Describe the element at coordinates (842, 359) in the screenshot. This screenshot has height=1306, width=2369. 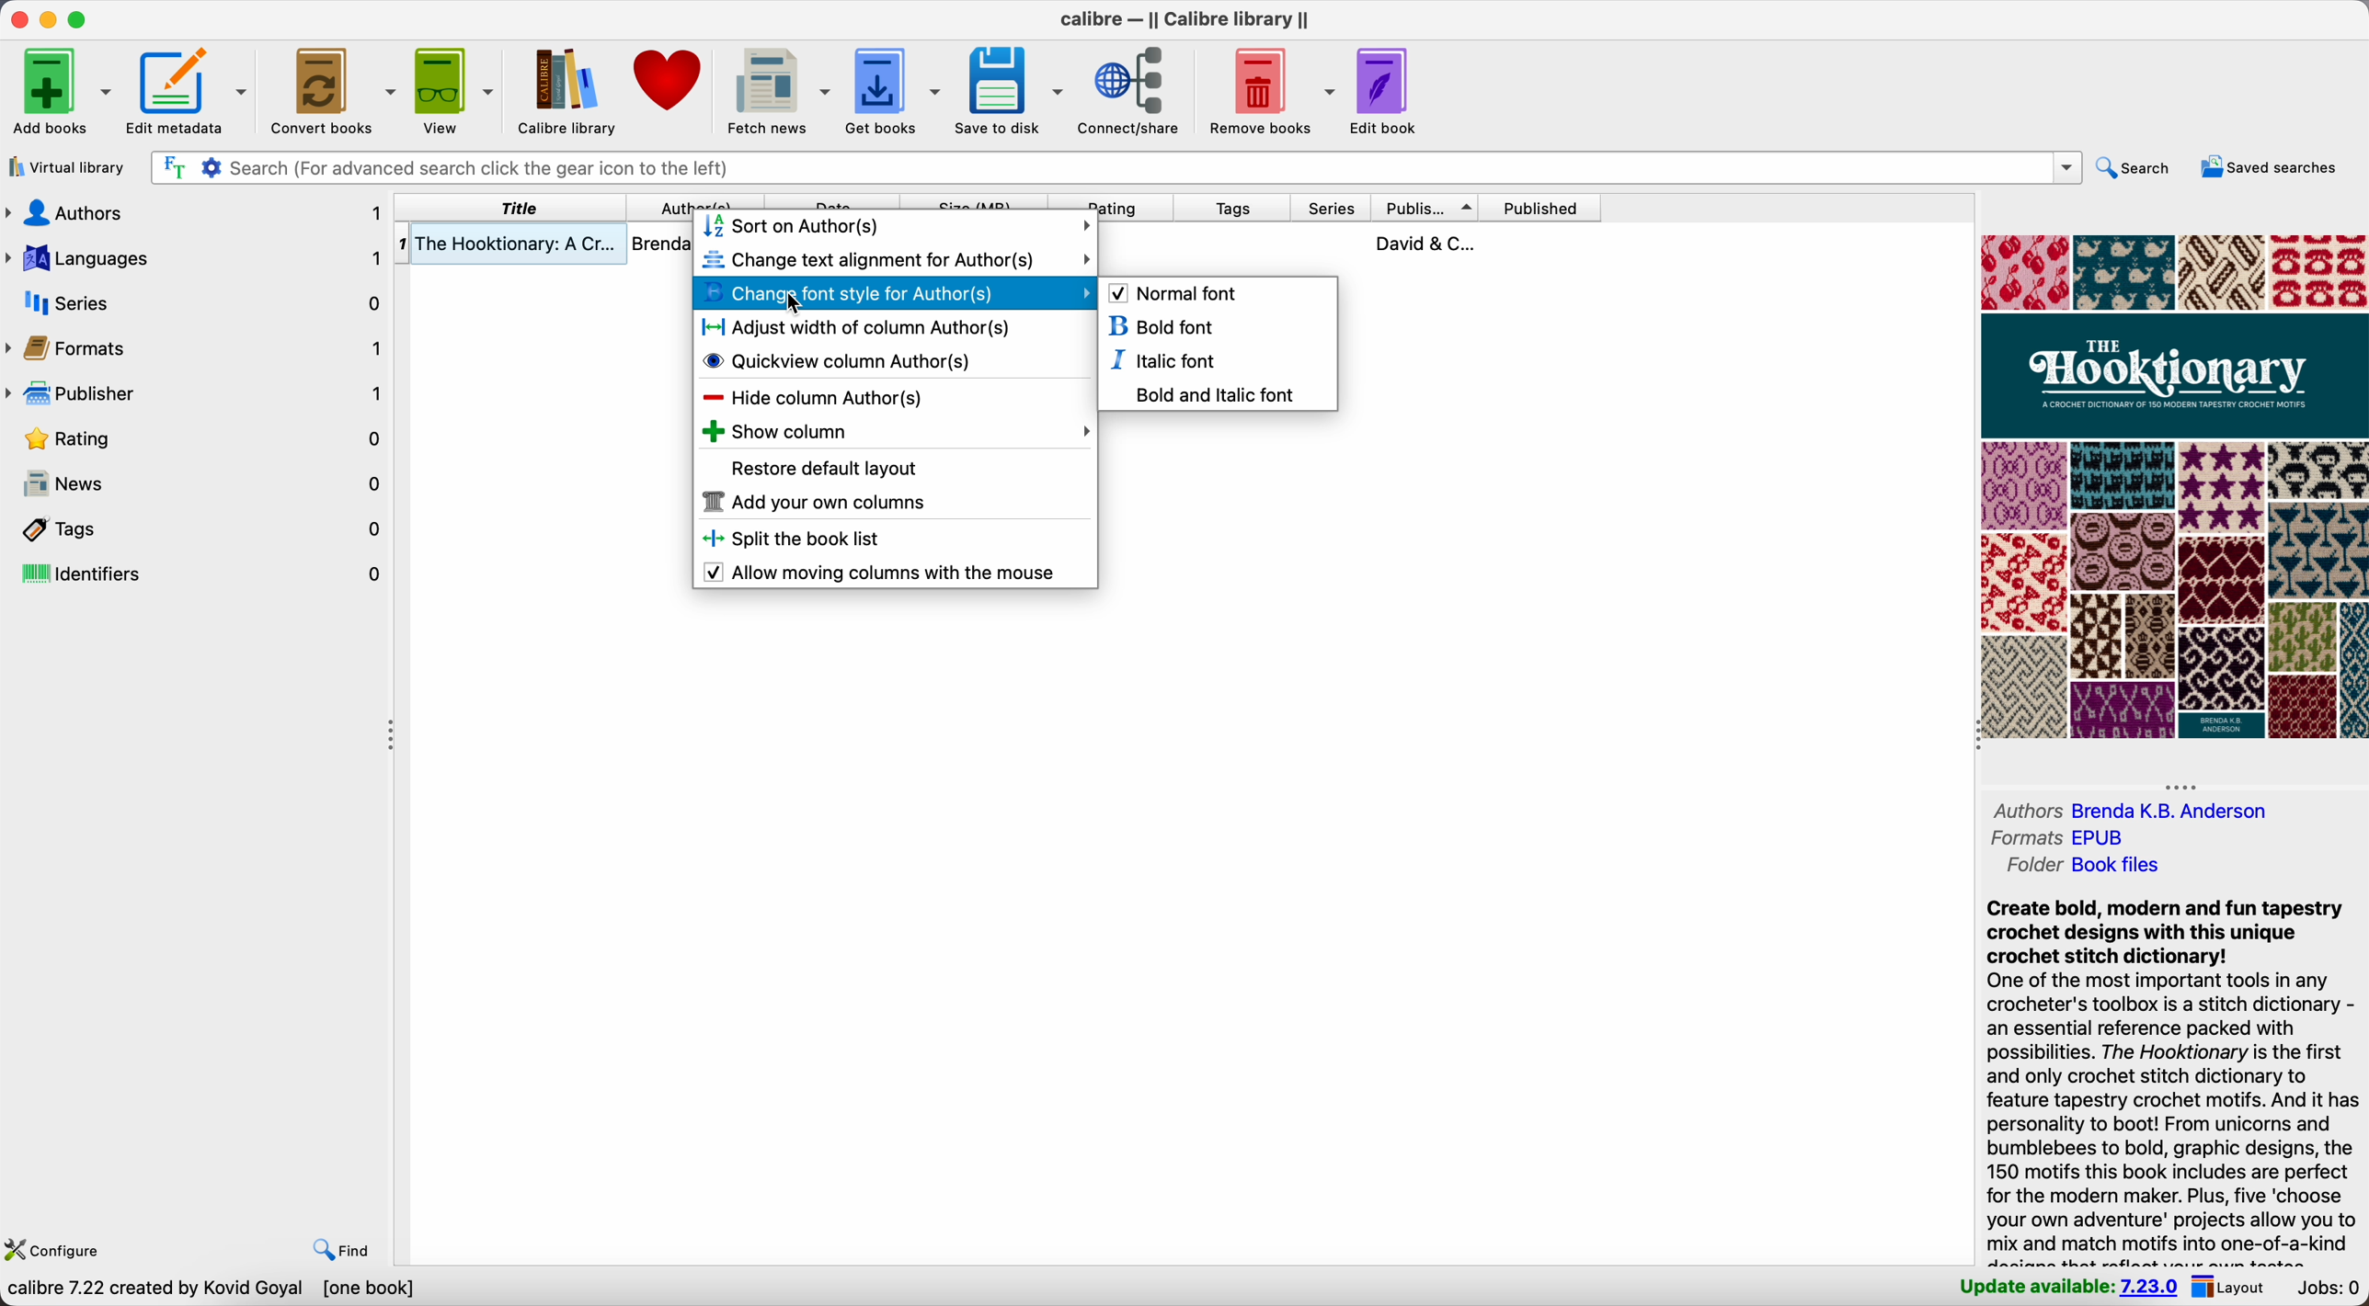
I see `quickview column author(s)` at that location.